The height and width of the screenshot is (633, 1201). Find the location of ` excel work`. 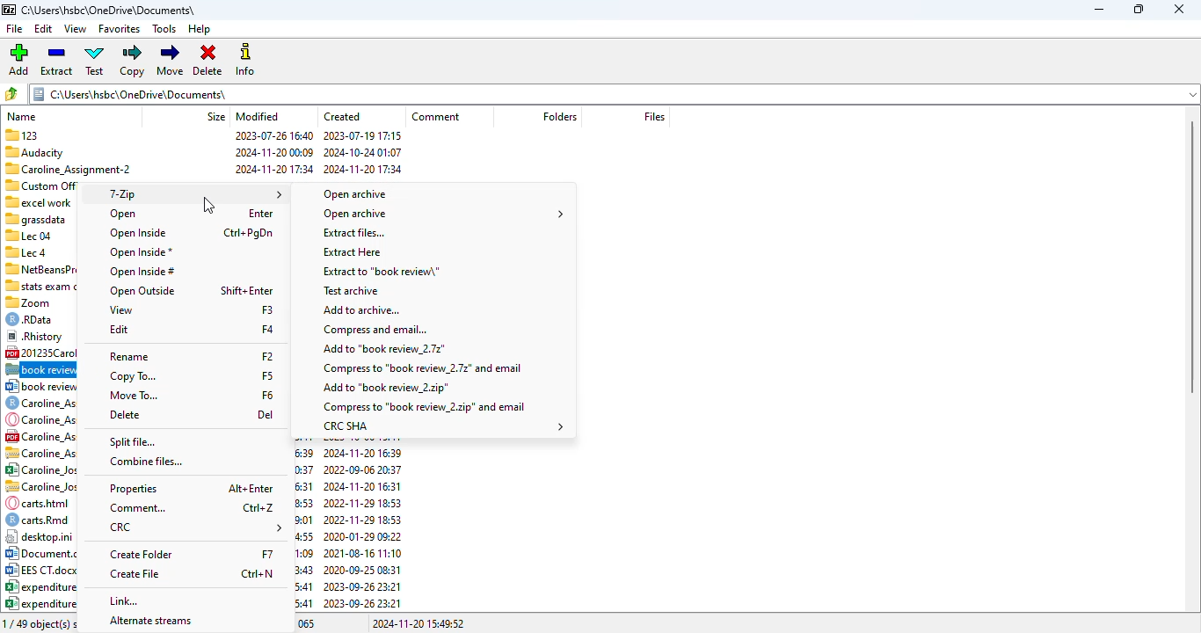

 excel work is located at coordinates (40, 200).